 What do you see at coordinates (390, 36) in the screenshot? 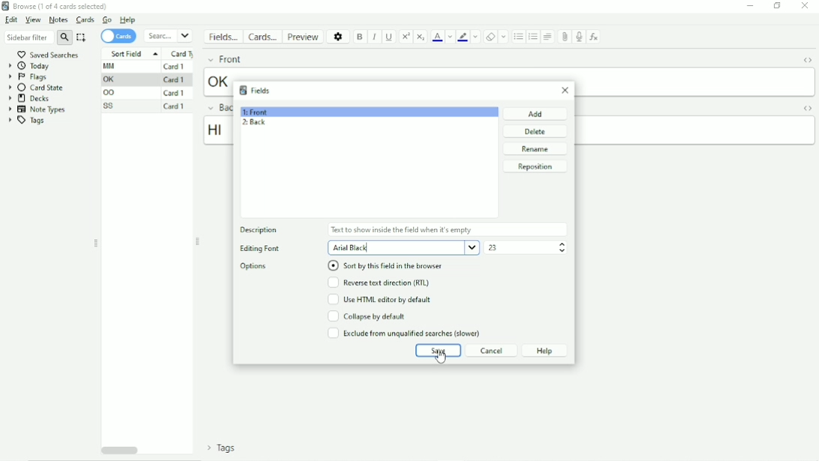
I see `Underline` at bounding box center [390, 36].